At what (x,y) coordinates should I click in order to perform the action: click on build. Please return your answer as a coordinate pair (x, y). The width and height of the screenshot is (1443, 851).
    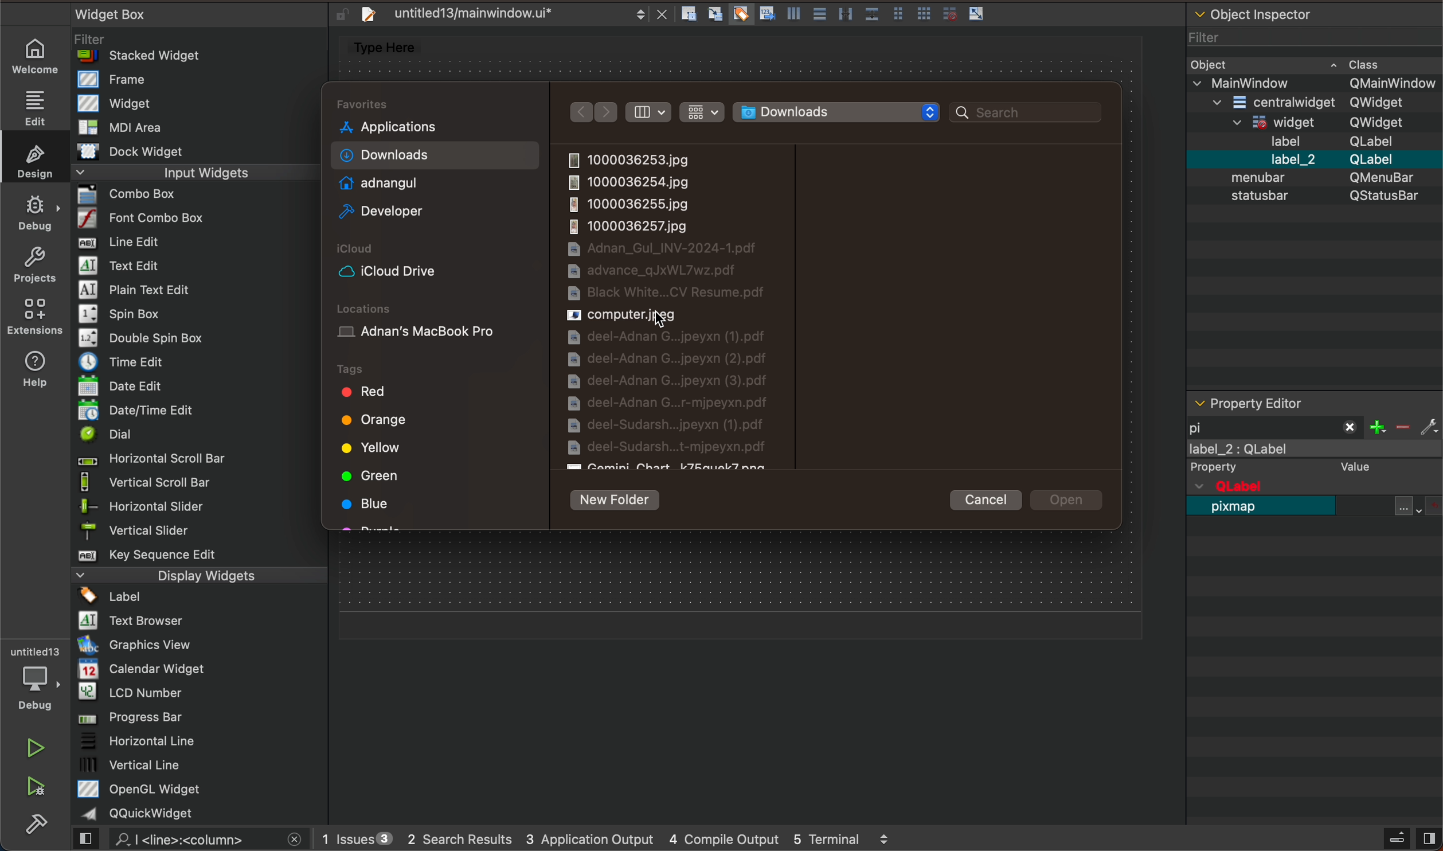
    Looking at the image, I should click on (44, 829).